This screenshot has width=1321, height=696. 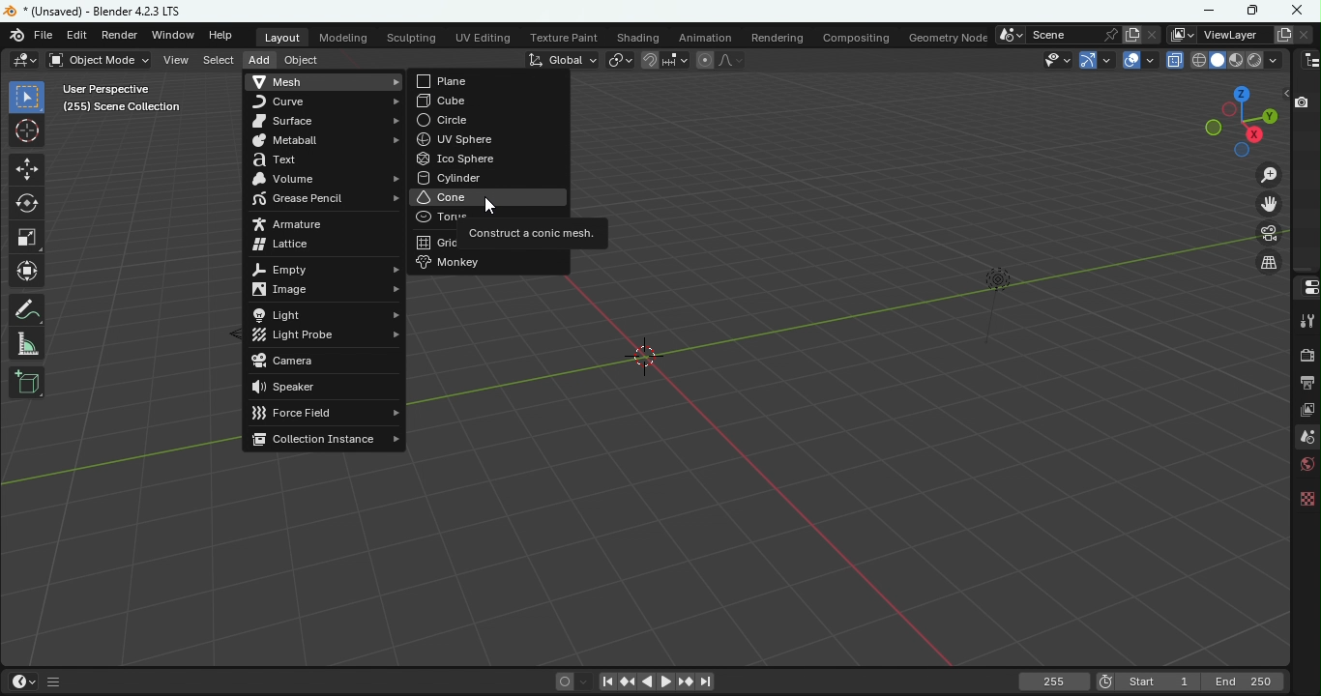 What do you see at coordinates (218, 61) in the screenshot?
I see `Select` at bounding box center [218, 61].